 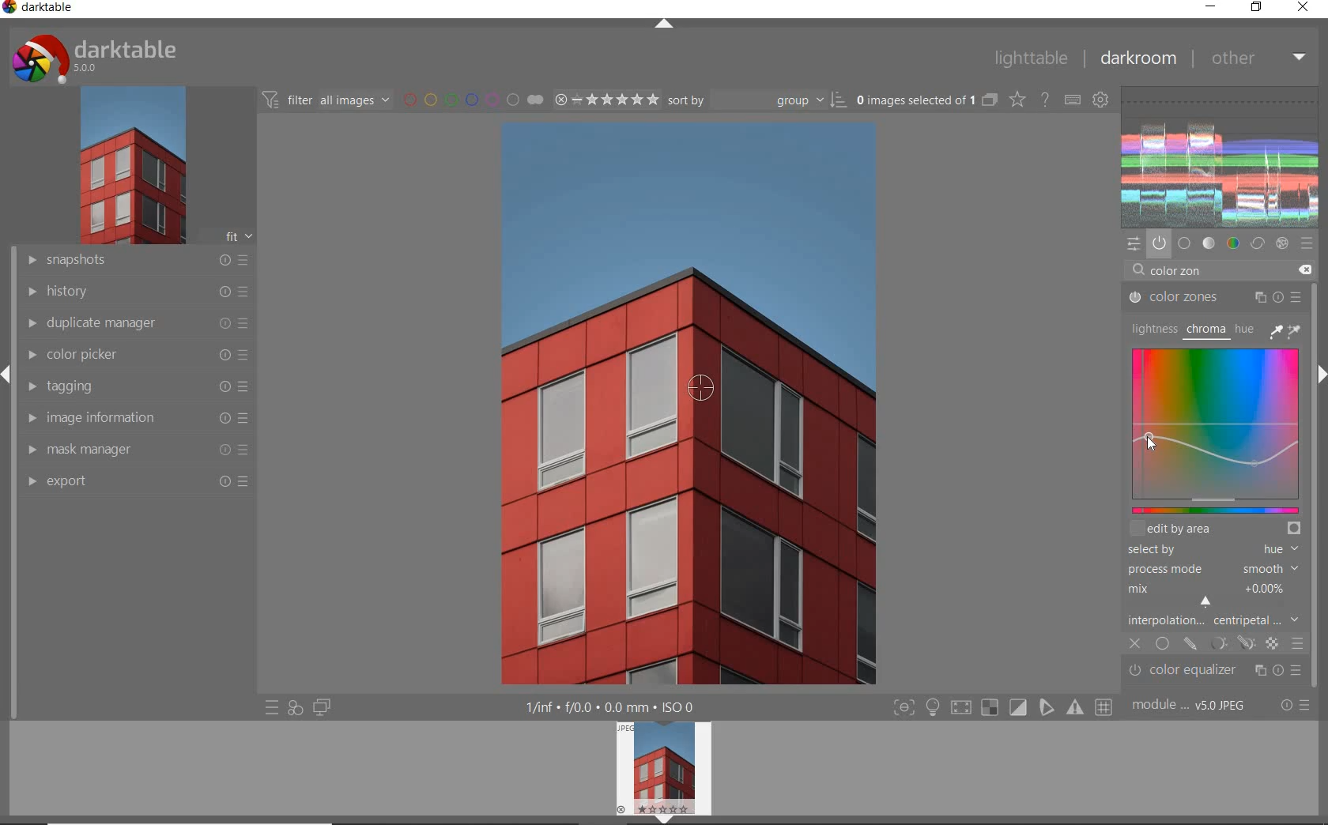 What do you see at coordinates (131, 168) in the screenshot?
I see `image` at bounding box center [131, 168].